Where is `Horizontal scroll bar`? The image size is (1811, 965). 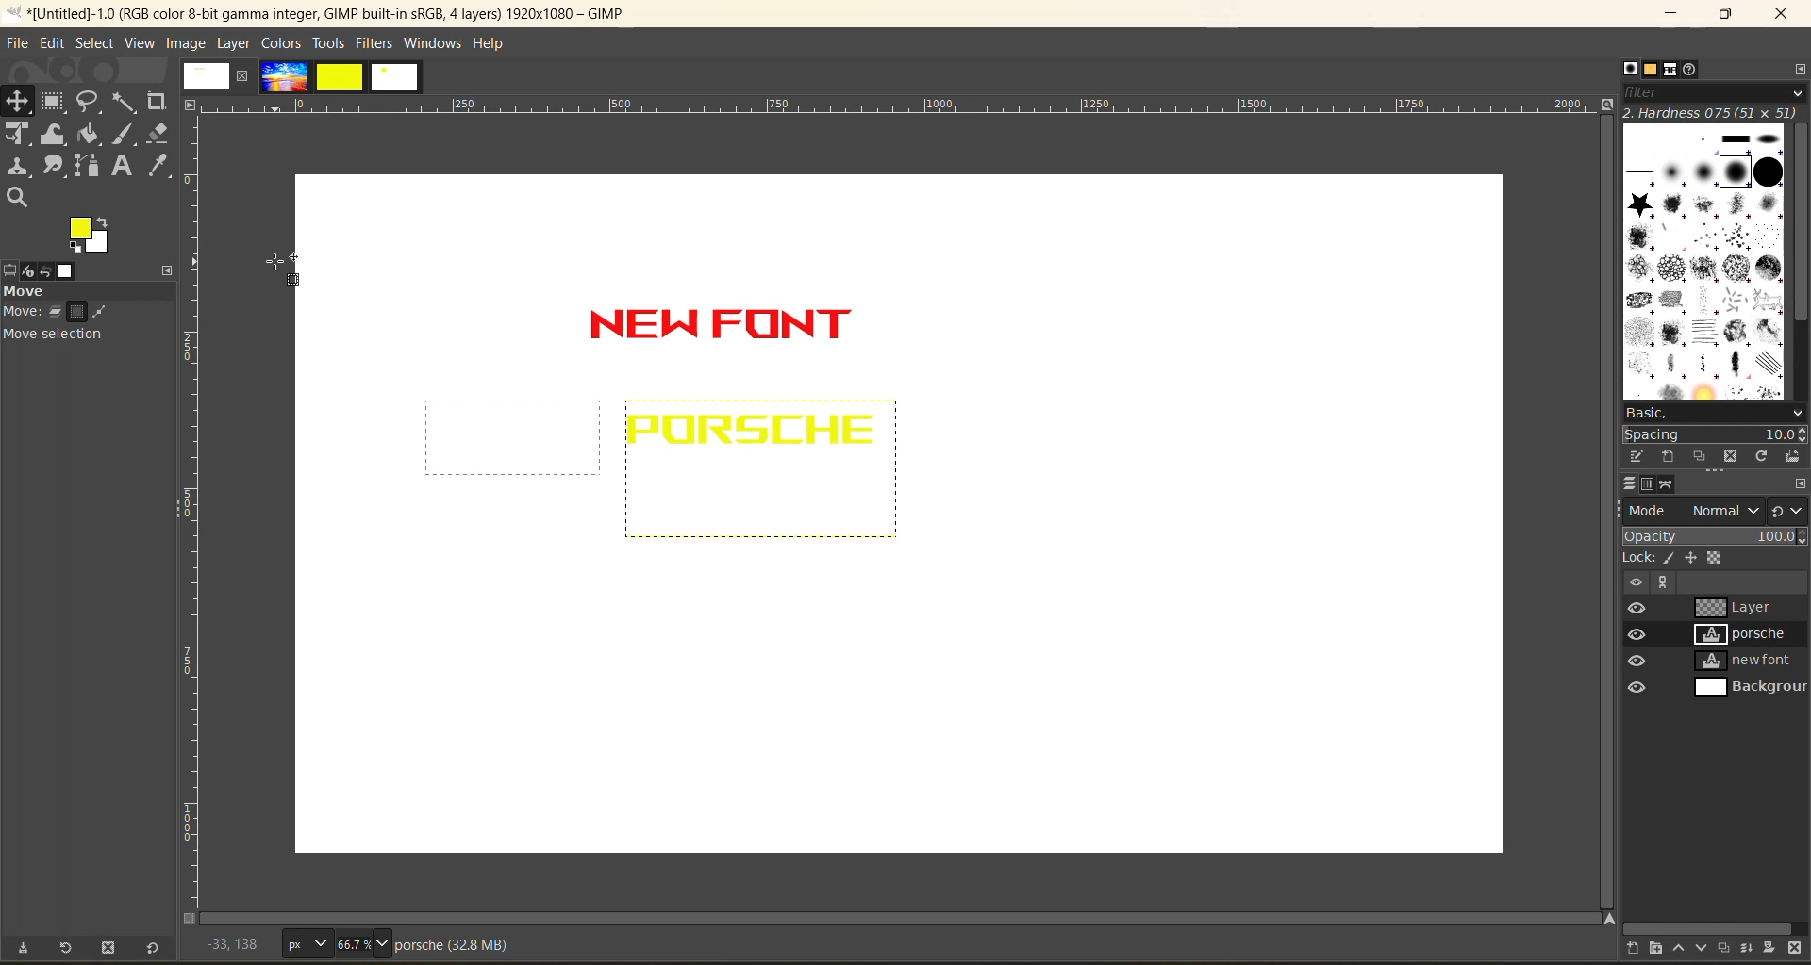
Horizontal scroll bar is located at coordinates (802, 914).